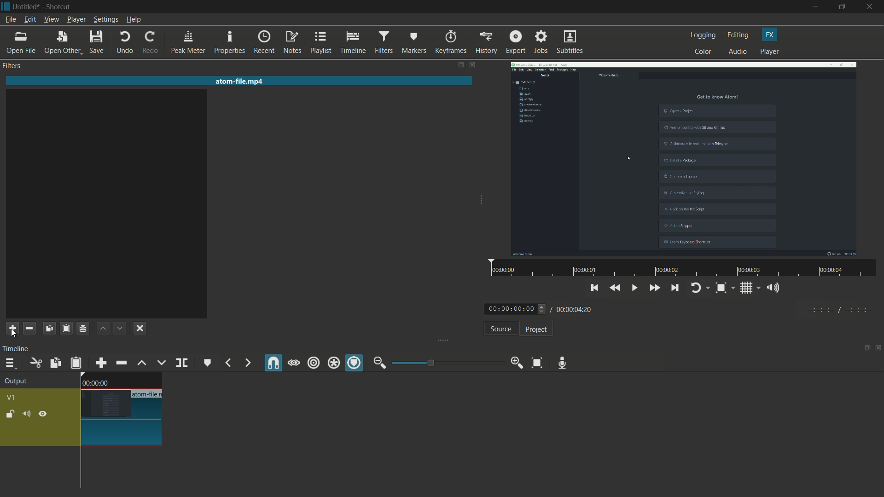  Describe the element at coordinates (13, 66) in the screenshot. I see `filters` at that location.